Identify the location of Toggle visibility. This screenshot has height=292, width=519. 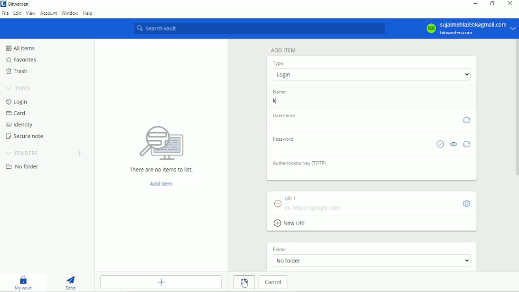
(453, 144).